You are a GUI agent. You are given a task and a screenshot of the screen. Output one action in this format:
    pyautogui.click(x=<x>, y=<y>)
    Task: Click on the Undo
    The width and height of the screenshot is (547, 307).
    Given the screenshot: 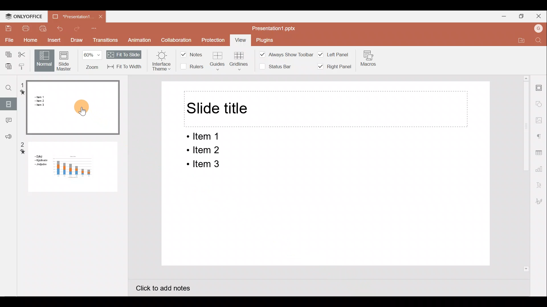 What is the action you would take?
    pyautogui.click(x=61, y=28)
    